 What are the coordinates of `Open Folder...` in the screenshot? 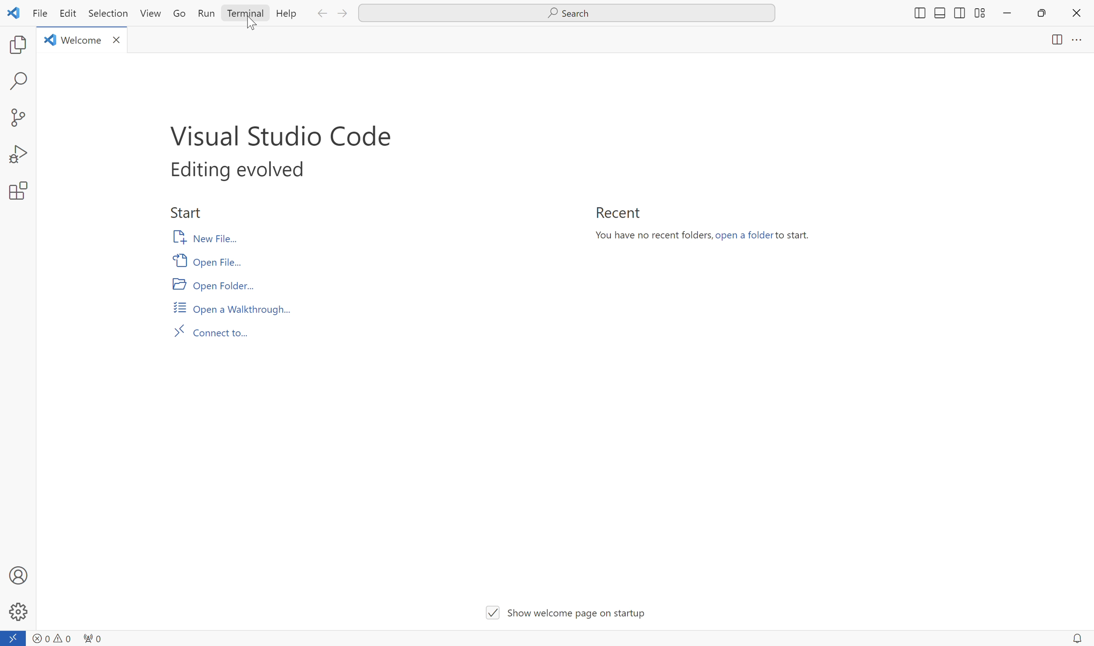 It's located at (215, 286).